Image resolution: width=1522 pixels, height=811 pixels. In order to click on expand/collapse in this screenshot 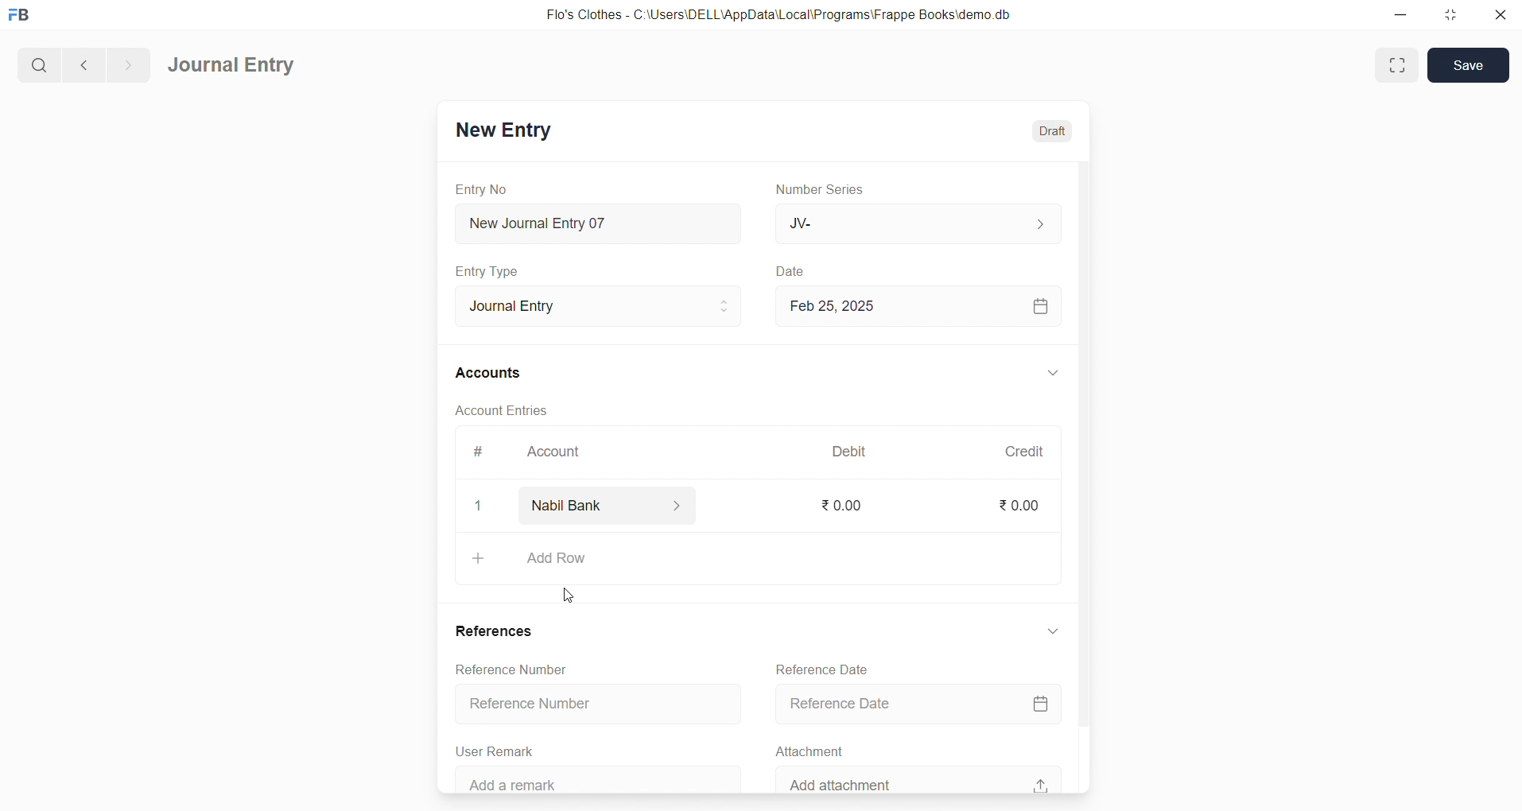, I will do `click(1053, 636)`.